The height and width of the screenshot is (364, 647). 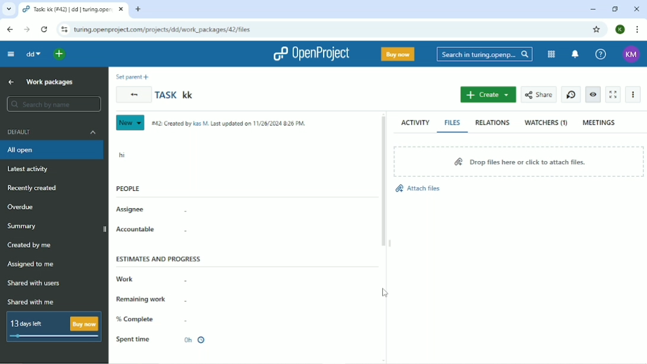 I want to click on Bookmark this tab, so click(x=597, y=30).